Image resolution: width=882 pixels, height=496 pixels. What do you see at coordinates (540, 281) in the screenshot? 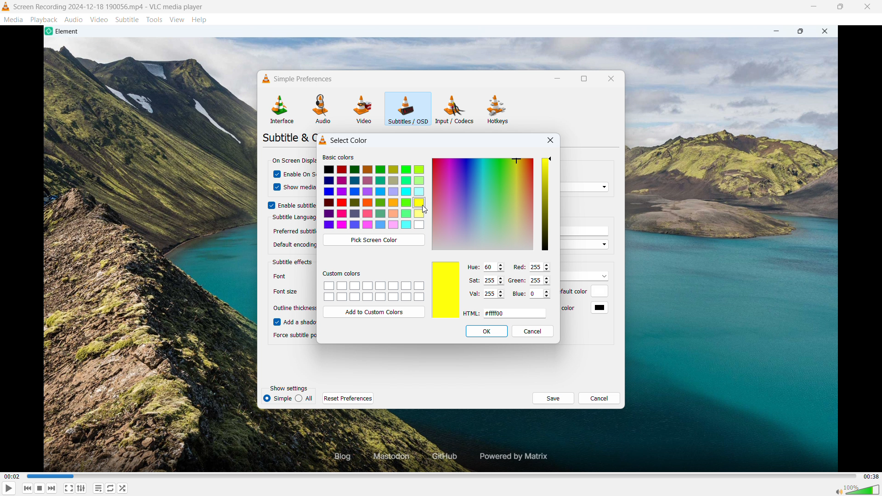
I see `Set green ` at bounding box center [540, 281].